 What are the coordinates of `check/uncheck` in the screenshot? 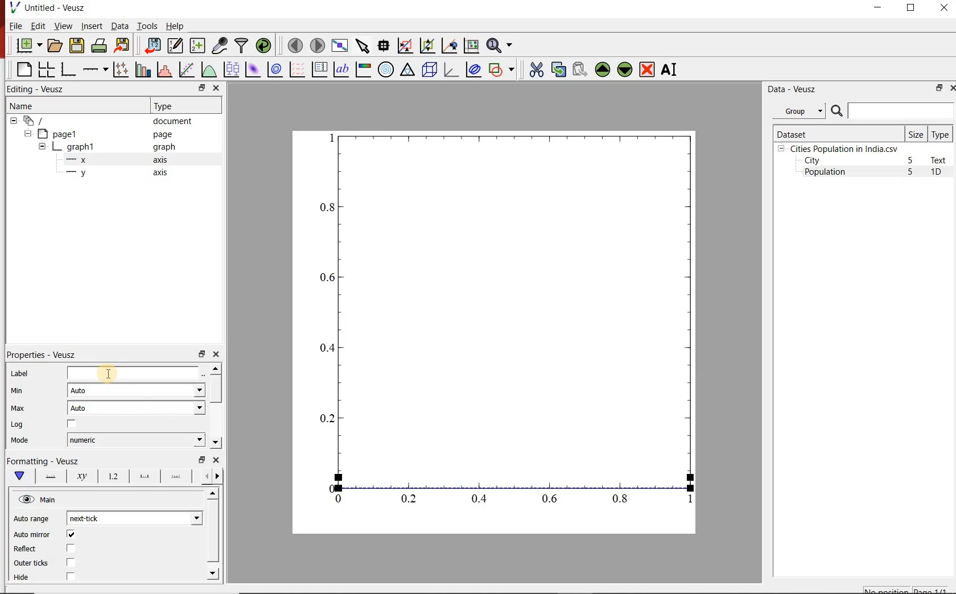 It's located at (71, 548).